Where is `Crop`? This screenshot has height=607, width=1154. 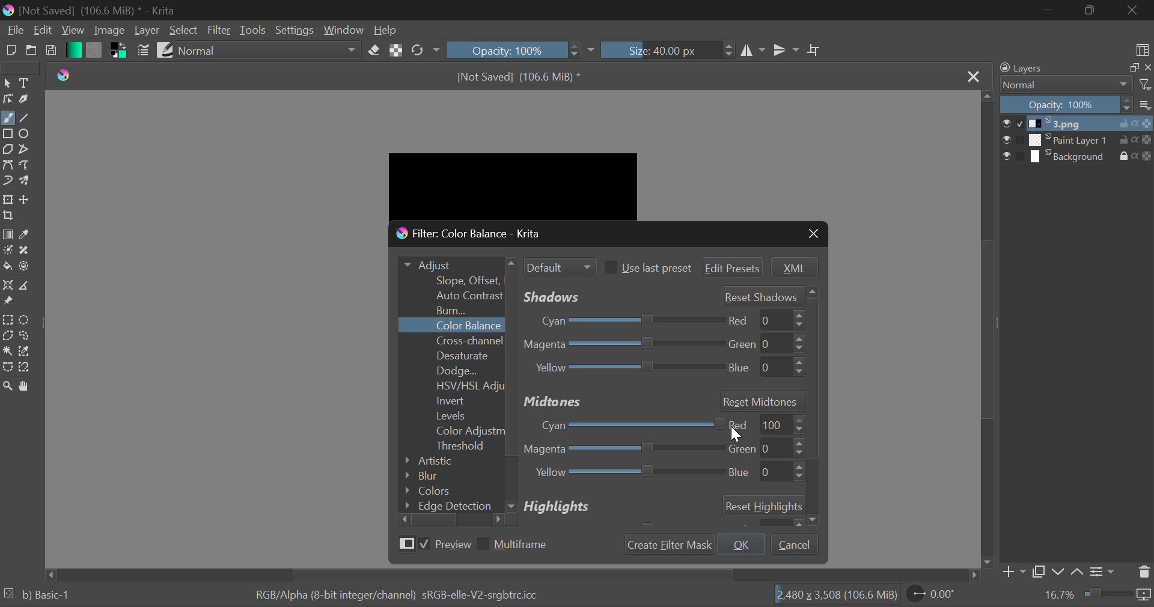 Crop is located at coordinates (10, 216).